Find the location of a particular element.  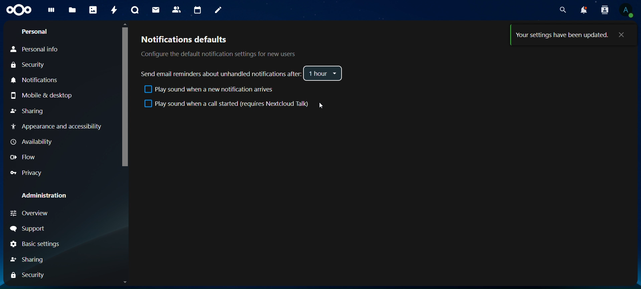

notes is located at coordinates (218, 10).